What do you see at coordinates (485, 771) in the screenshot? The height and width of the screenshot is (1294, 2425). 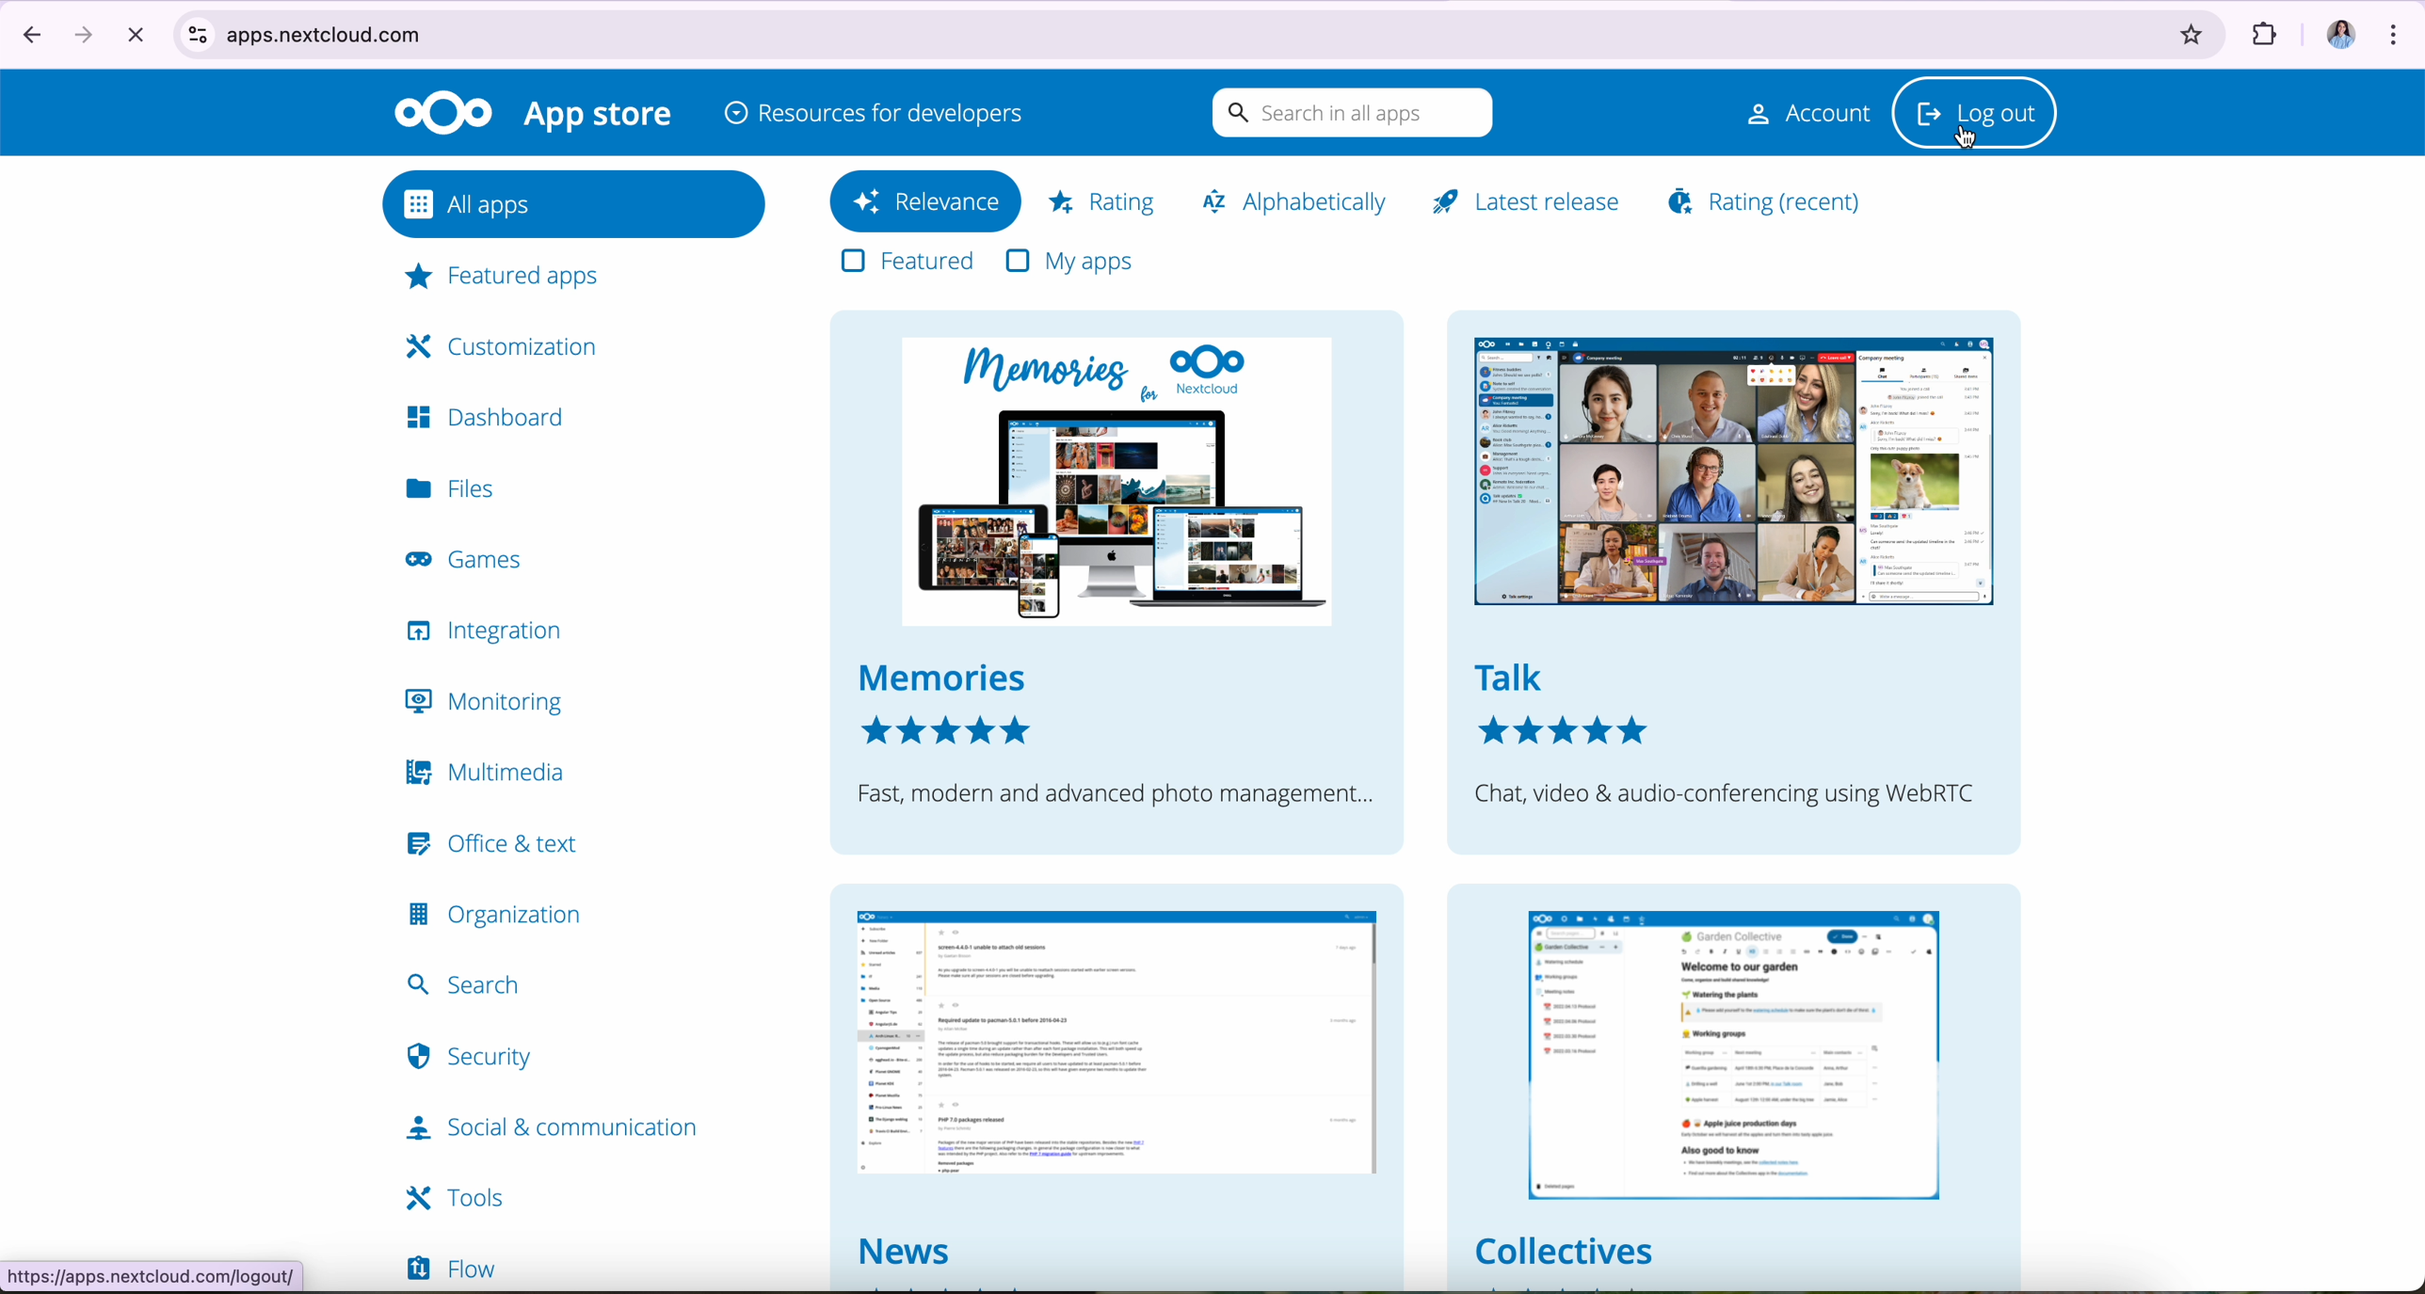 I see `multimedia` at bounding box center [485, 771].